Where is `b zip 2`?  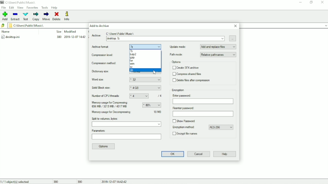
b zip 2 is located at coordinates (133, 55).